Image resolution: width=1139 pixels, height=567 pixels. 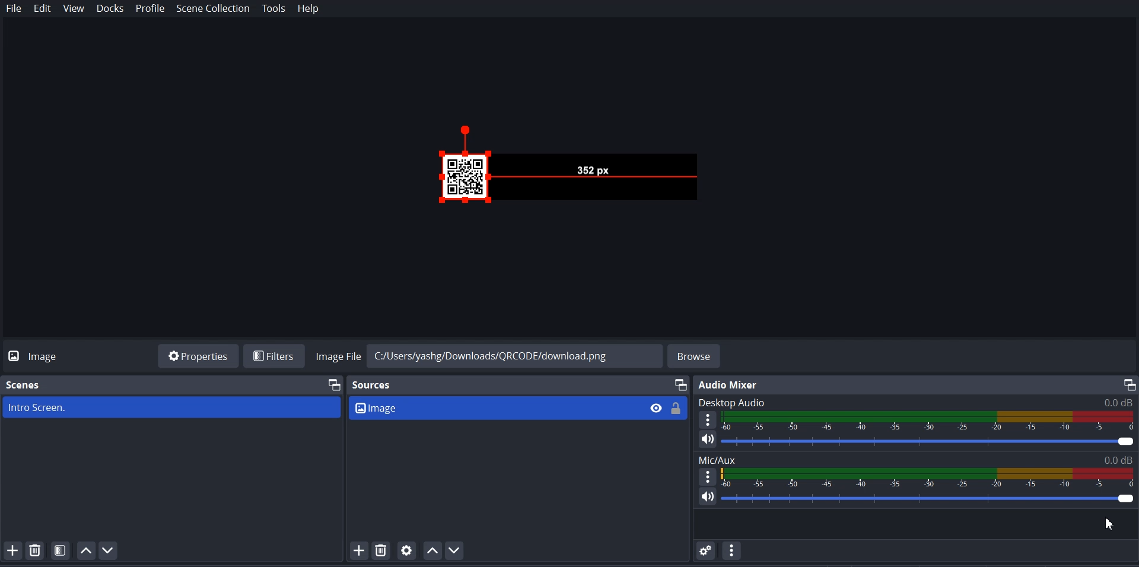 What do you see at coordinates (731, 385) in the screenshot?
I see `Text` at bounding box center [731, 385].